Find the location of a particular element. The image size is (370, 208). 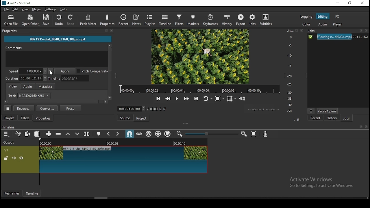

edit is located at coordinates (15, 10).